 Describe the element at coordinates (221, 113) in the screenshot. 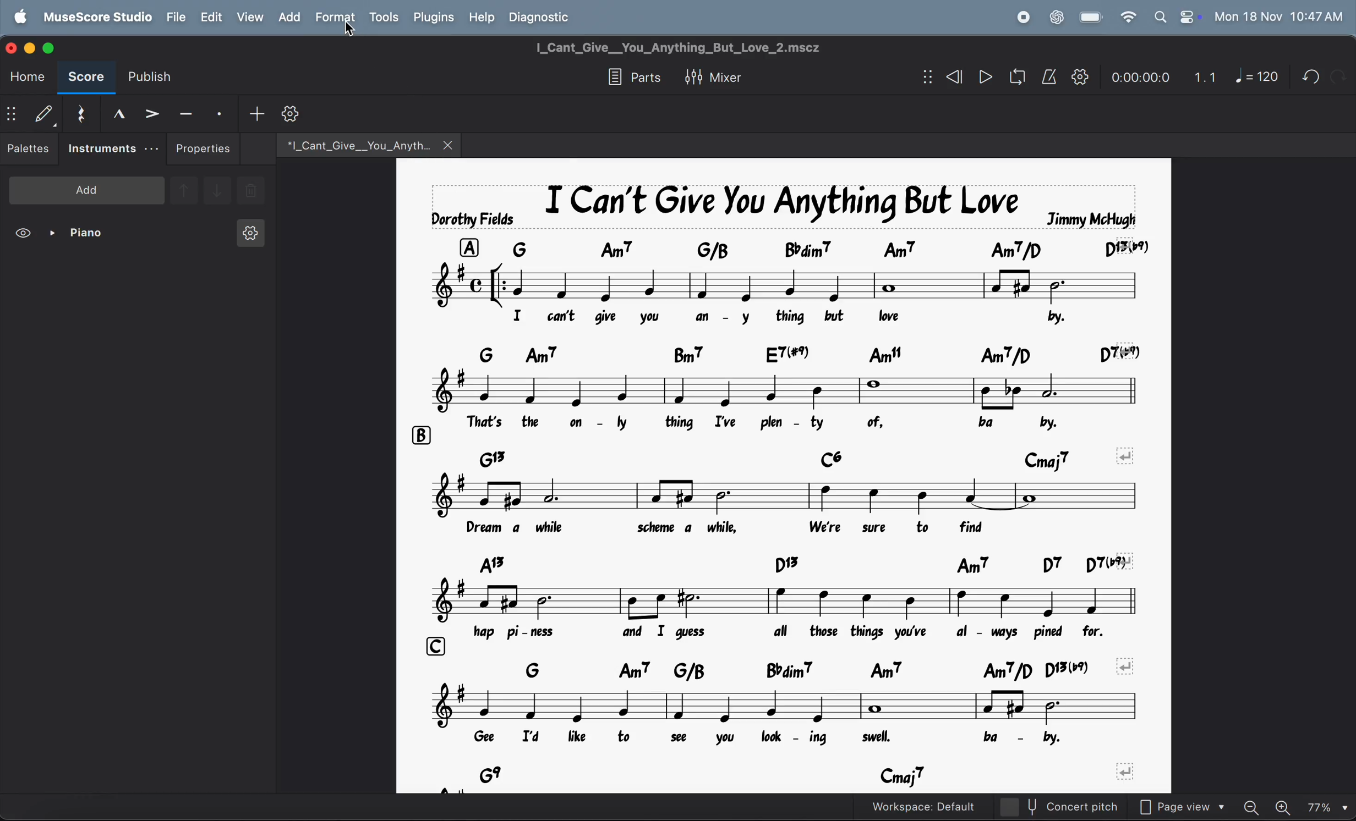

I see `staccato` at that location.